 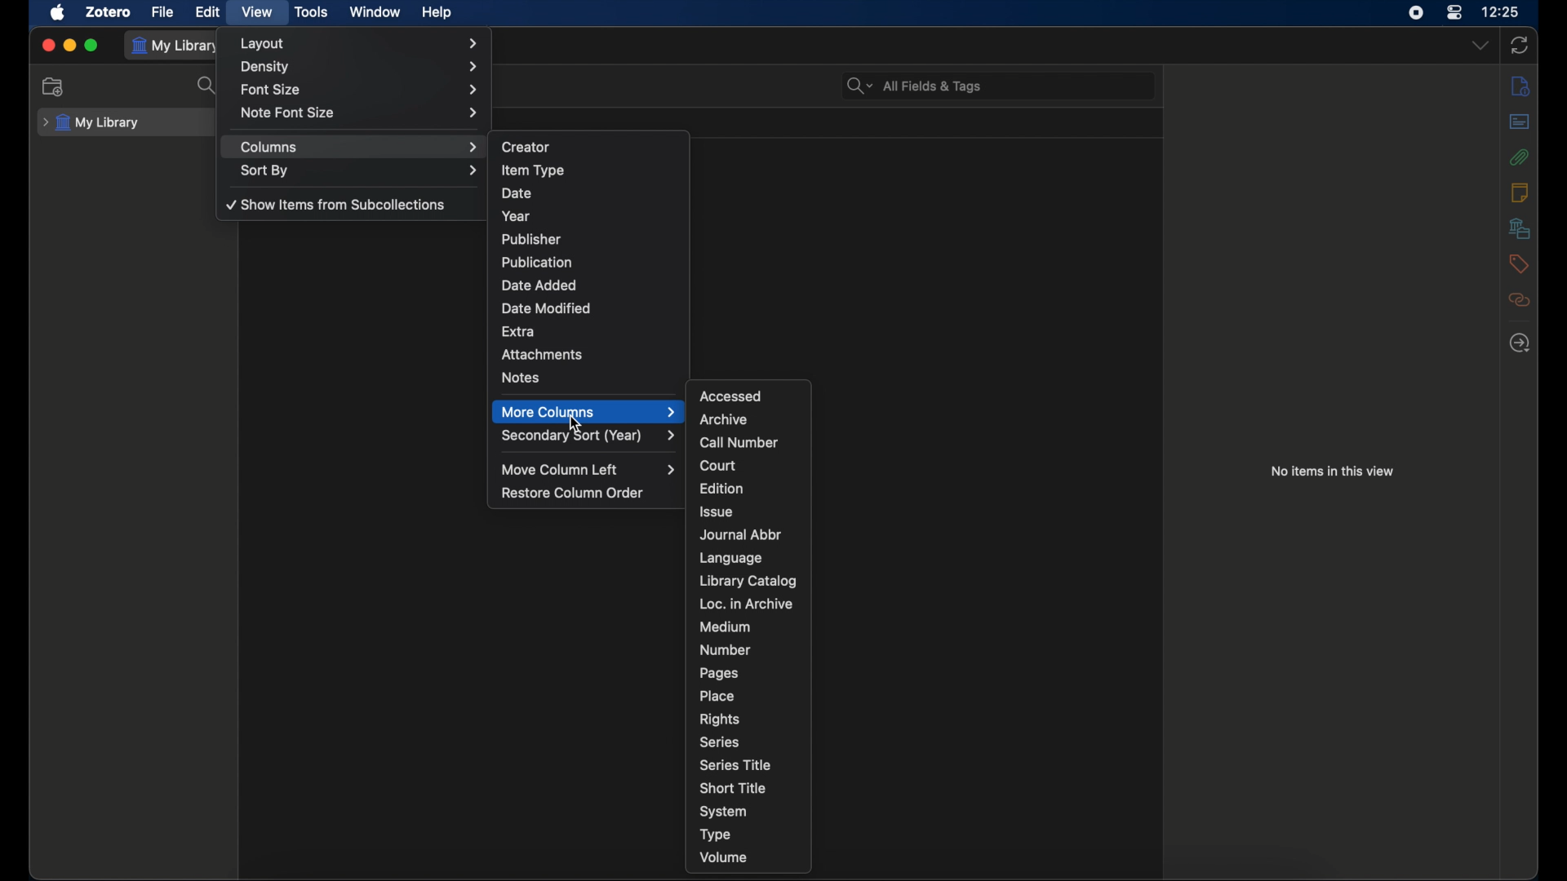 What do you see at coordinates (1520, 46) in the screenshot?
I see `sync` at bounding box center [1520, 46].